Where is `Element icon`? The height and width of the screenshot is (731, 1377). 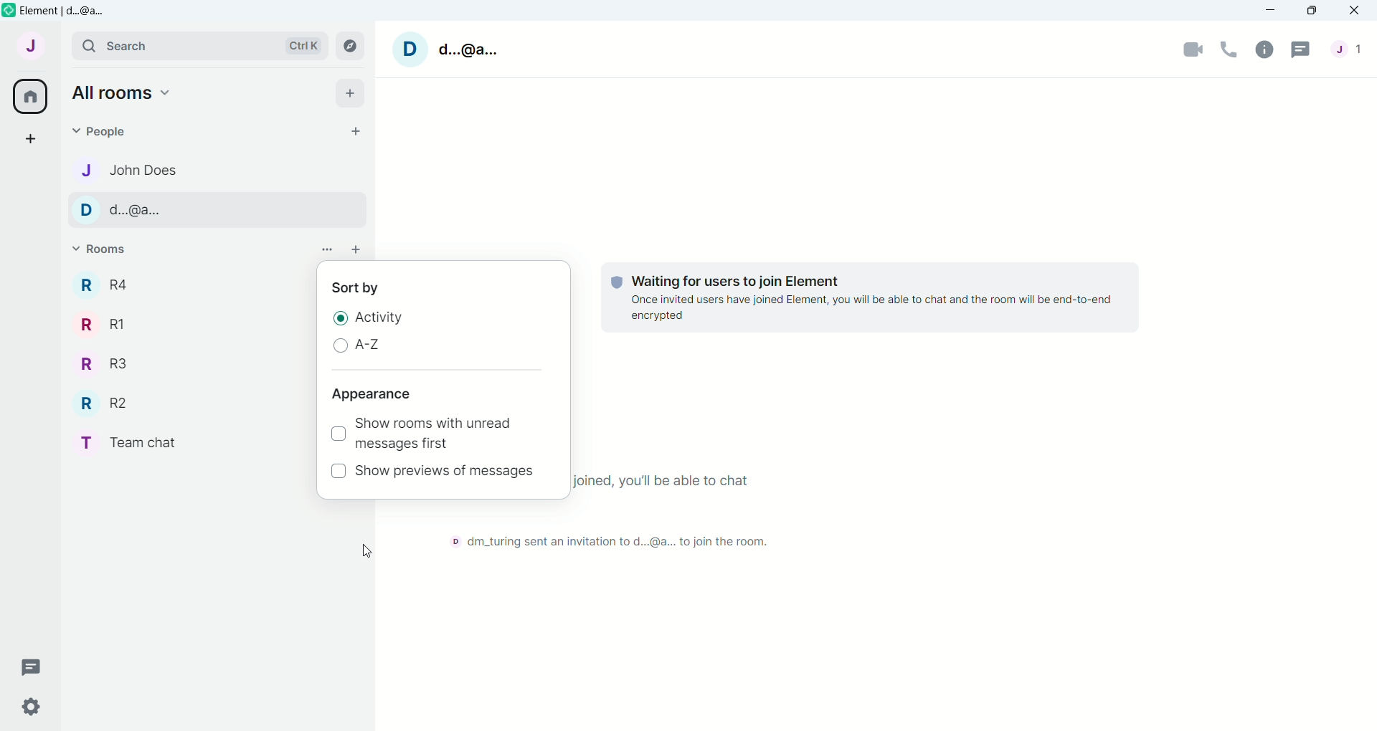 Element icon is located at coordinates (9, 10).